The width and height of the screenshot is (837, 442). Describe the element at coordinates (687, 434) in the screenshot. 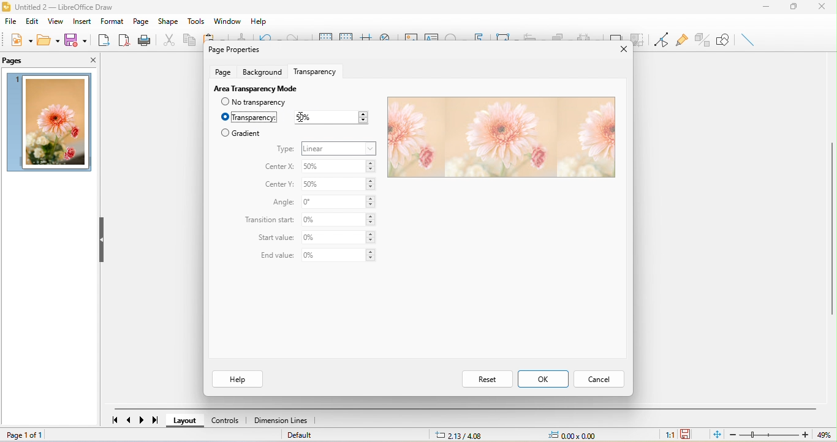

I see `the document has not been modified since the last save` at that location.